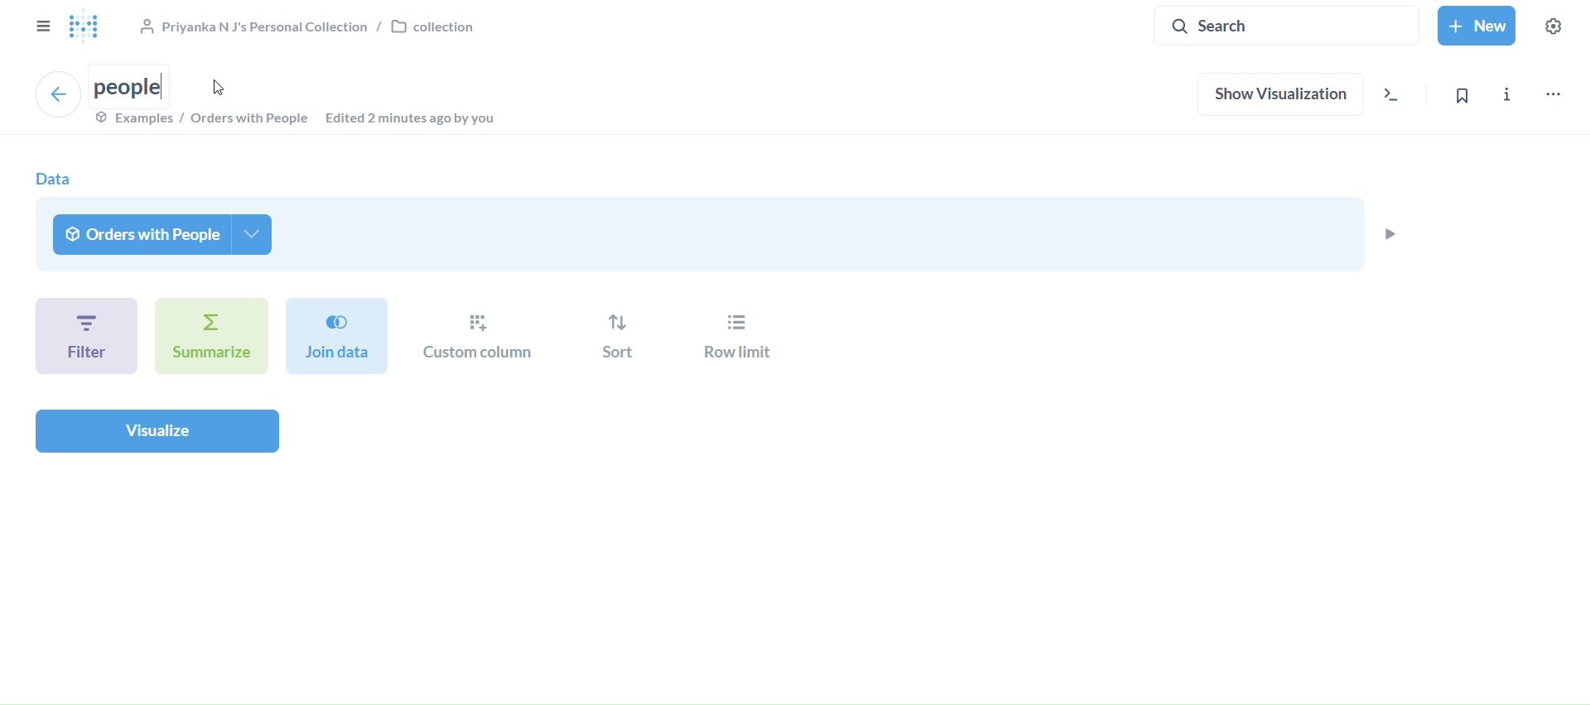 This screenshot has width=1590, height=705. I want to click on people, so click(135, 84).